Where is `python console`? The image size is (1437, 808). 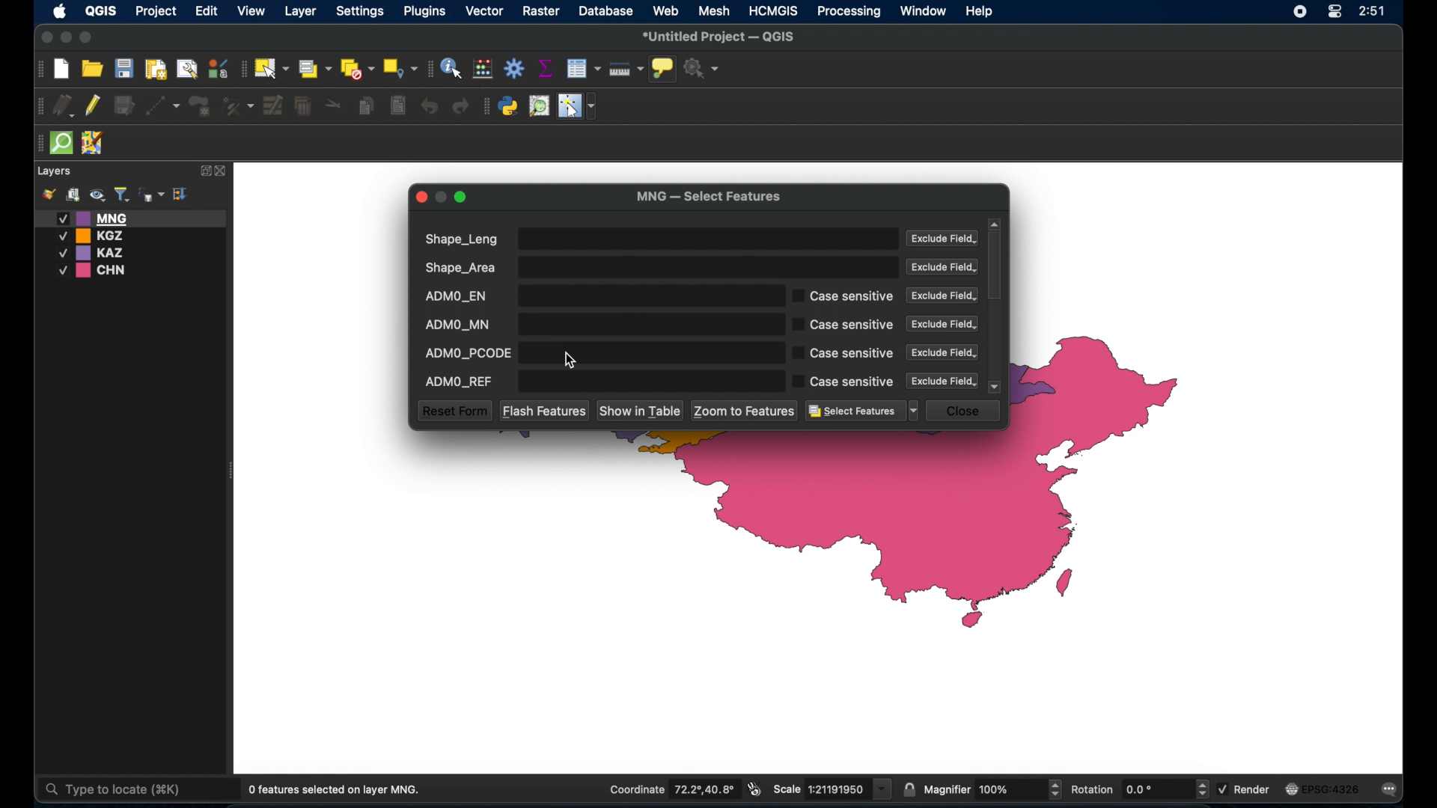 python console is located at coordinates (509, 106).